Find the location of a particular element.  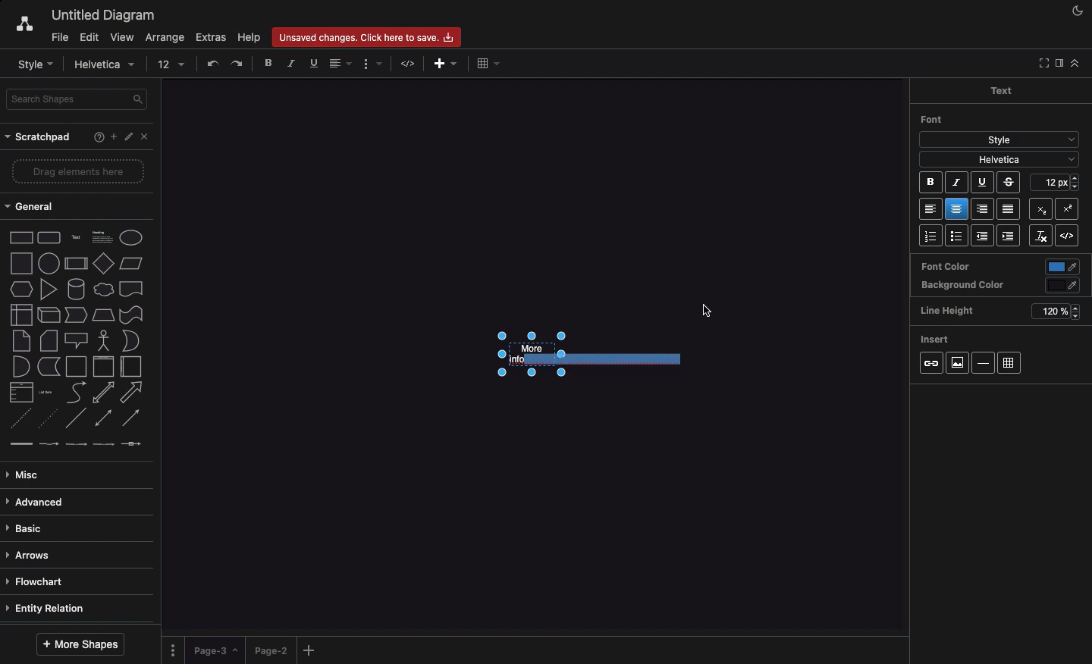

Flowchart is located at coordinates (42, 582).